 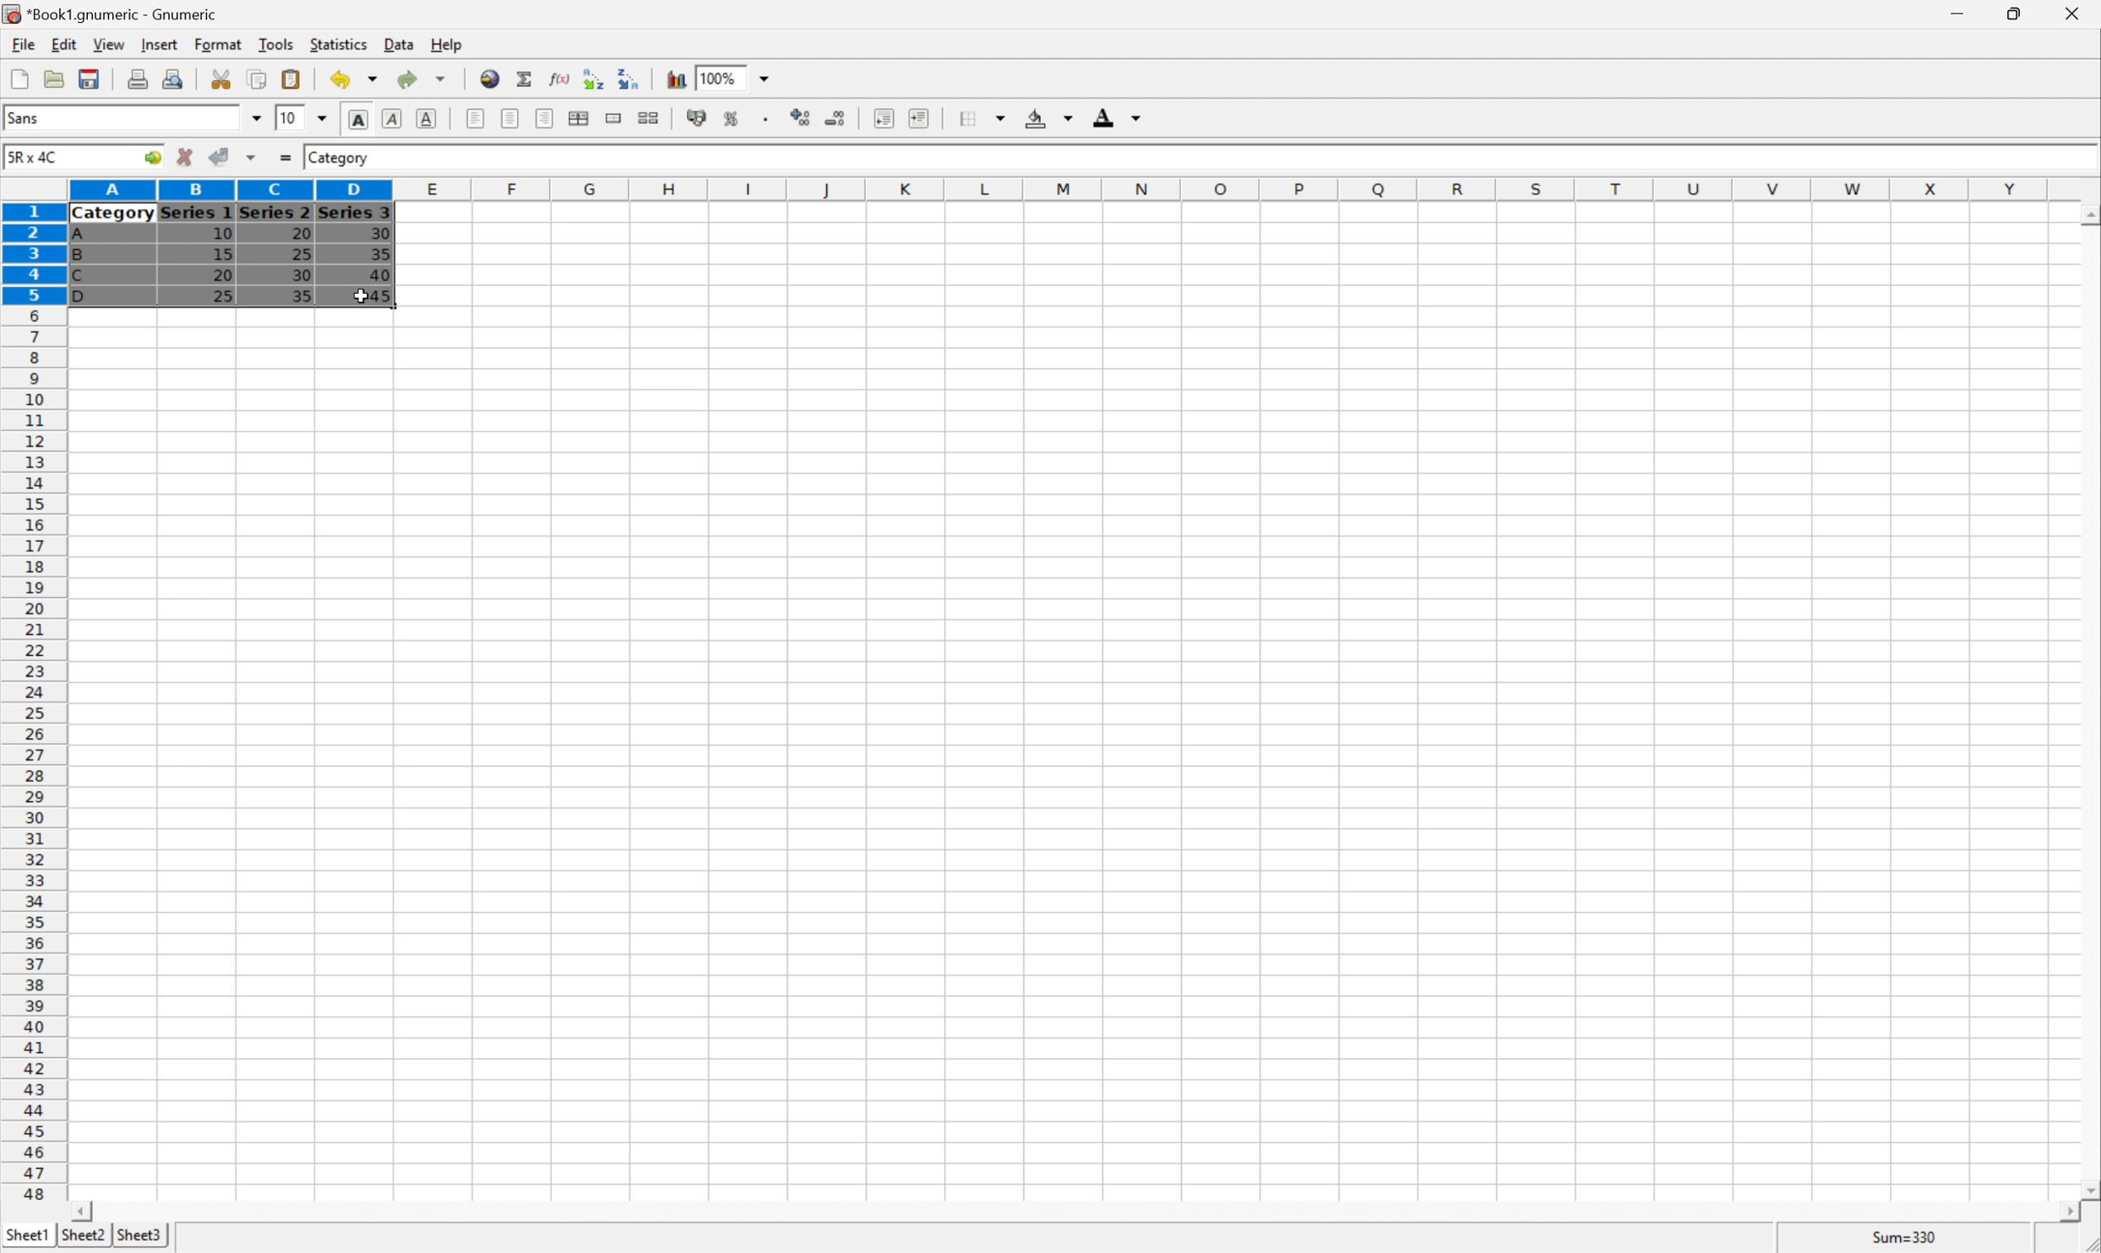 What do you see at coordinates (222, 275) in the screenshot?
I see `20` at bounding box center [222, 275].